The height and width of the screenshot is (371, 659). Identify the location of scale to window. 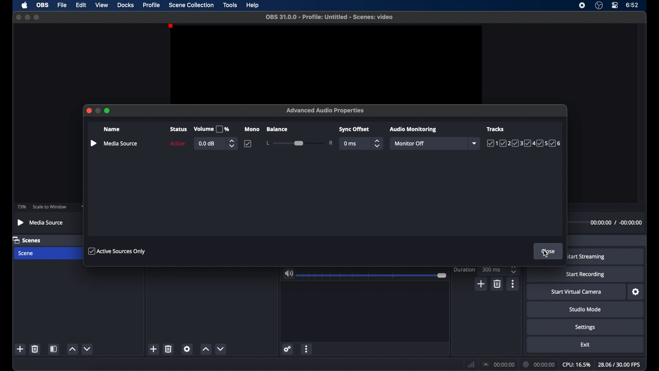
(49, 207).